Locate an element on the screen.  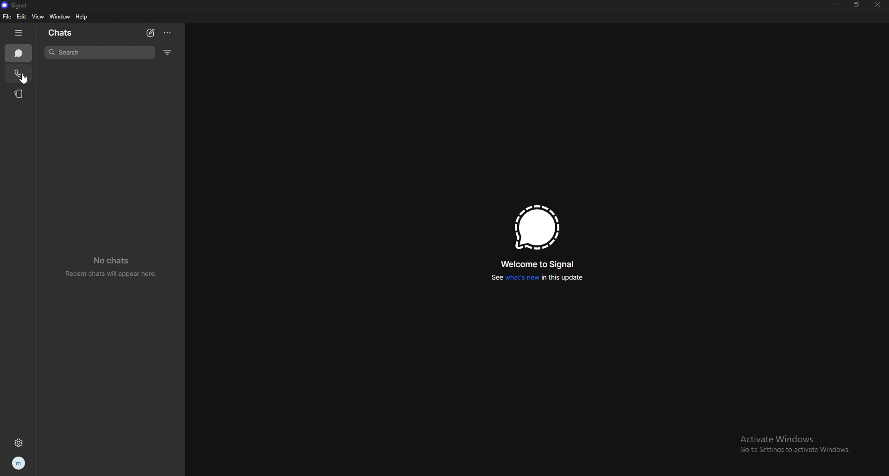
window is located at coordinates (60, 17).